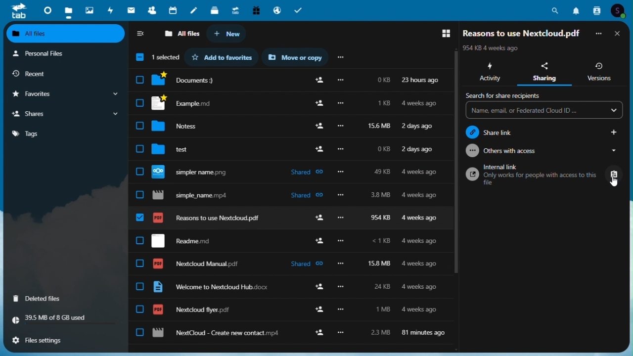 This screenshot has width=633, height=356. Describe the element at coordinates (341, 80) in the screenshot. I see `more options` at that location.